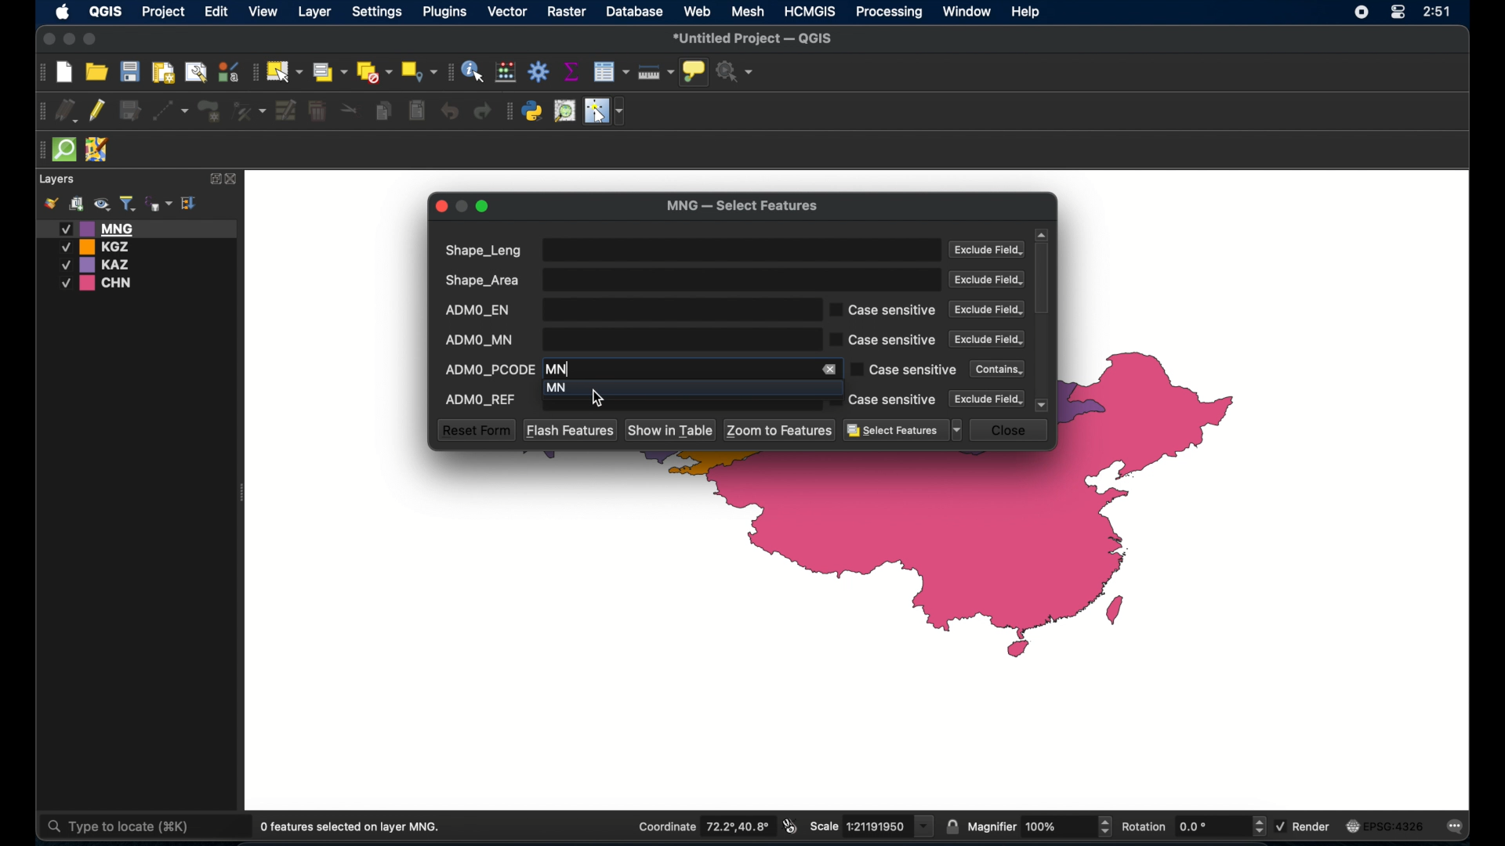  What do you see at coordinates (1361, 11) in the screenshot?
I see `screen recorder` at bounding box center [1361, 11].